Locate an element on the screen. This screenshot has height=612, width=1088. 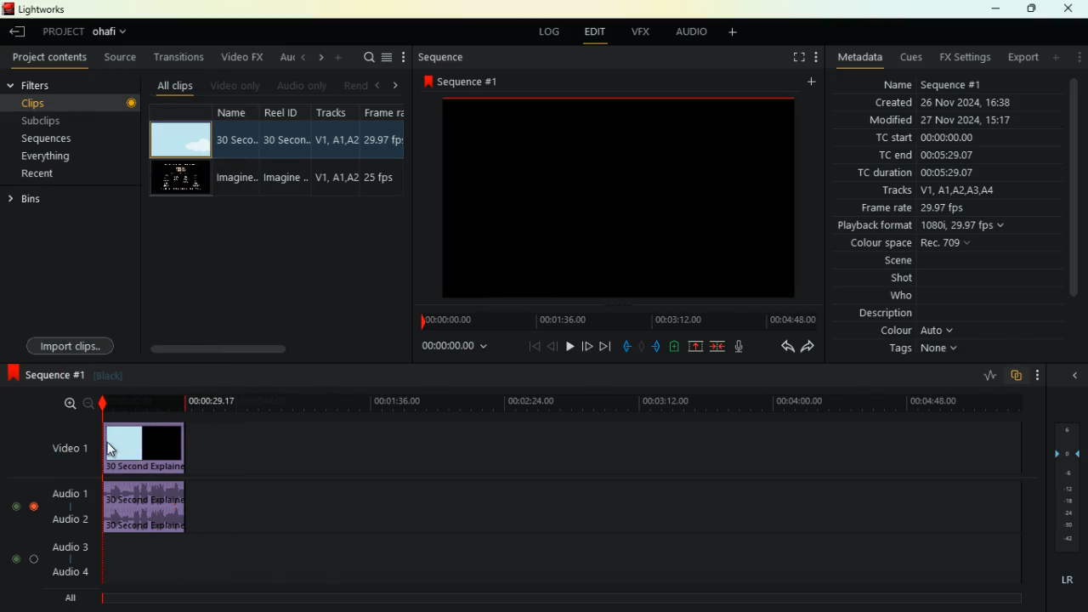
tc start is located at coordinates (945, 137).